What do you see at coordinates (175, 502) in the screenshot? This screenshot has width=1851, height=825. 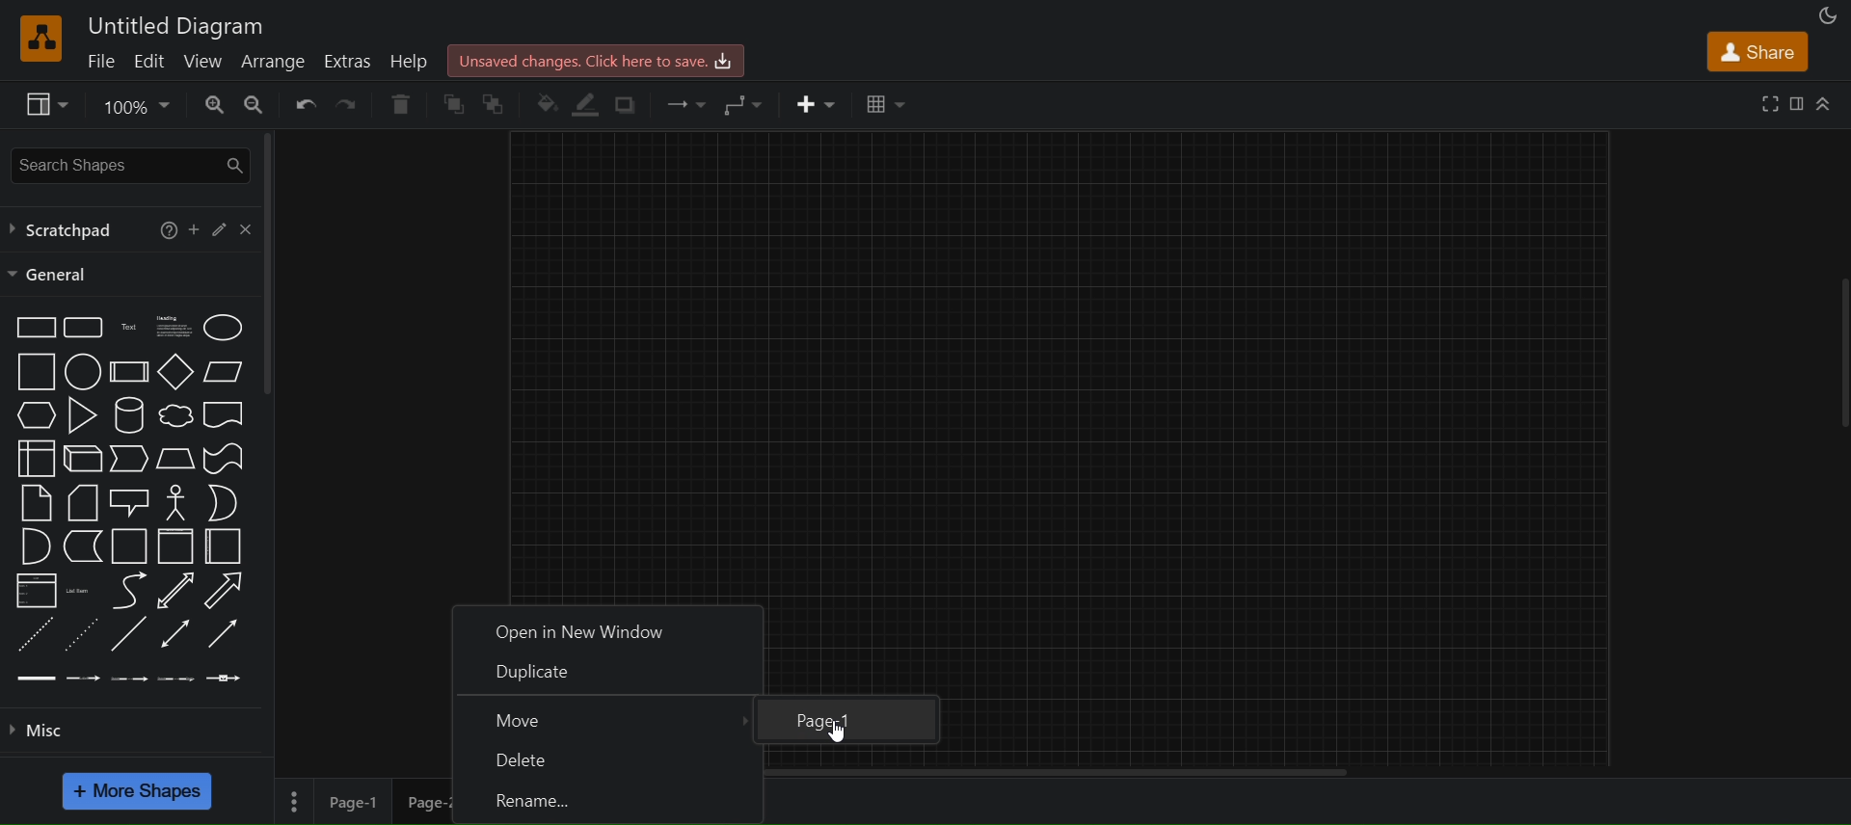 I see `actor` at bounding box center [175, 502].